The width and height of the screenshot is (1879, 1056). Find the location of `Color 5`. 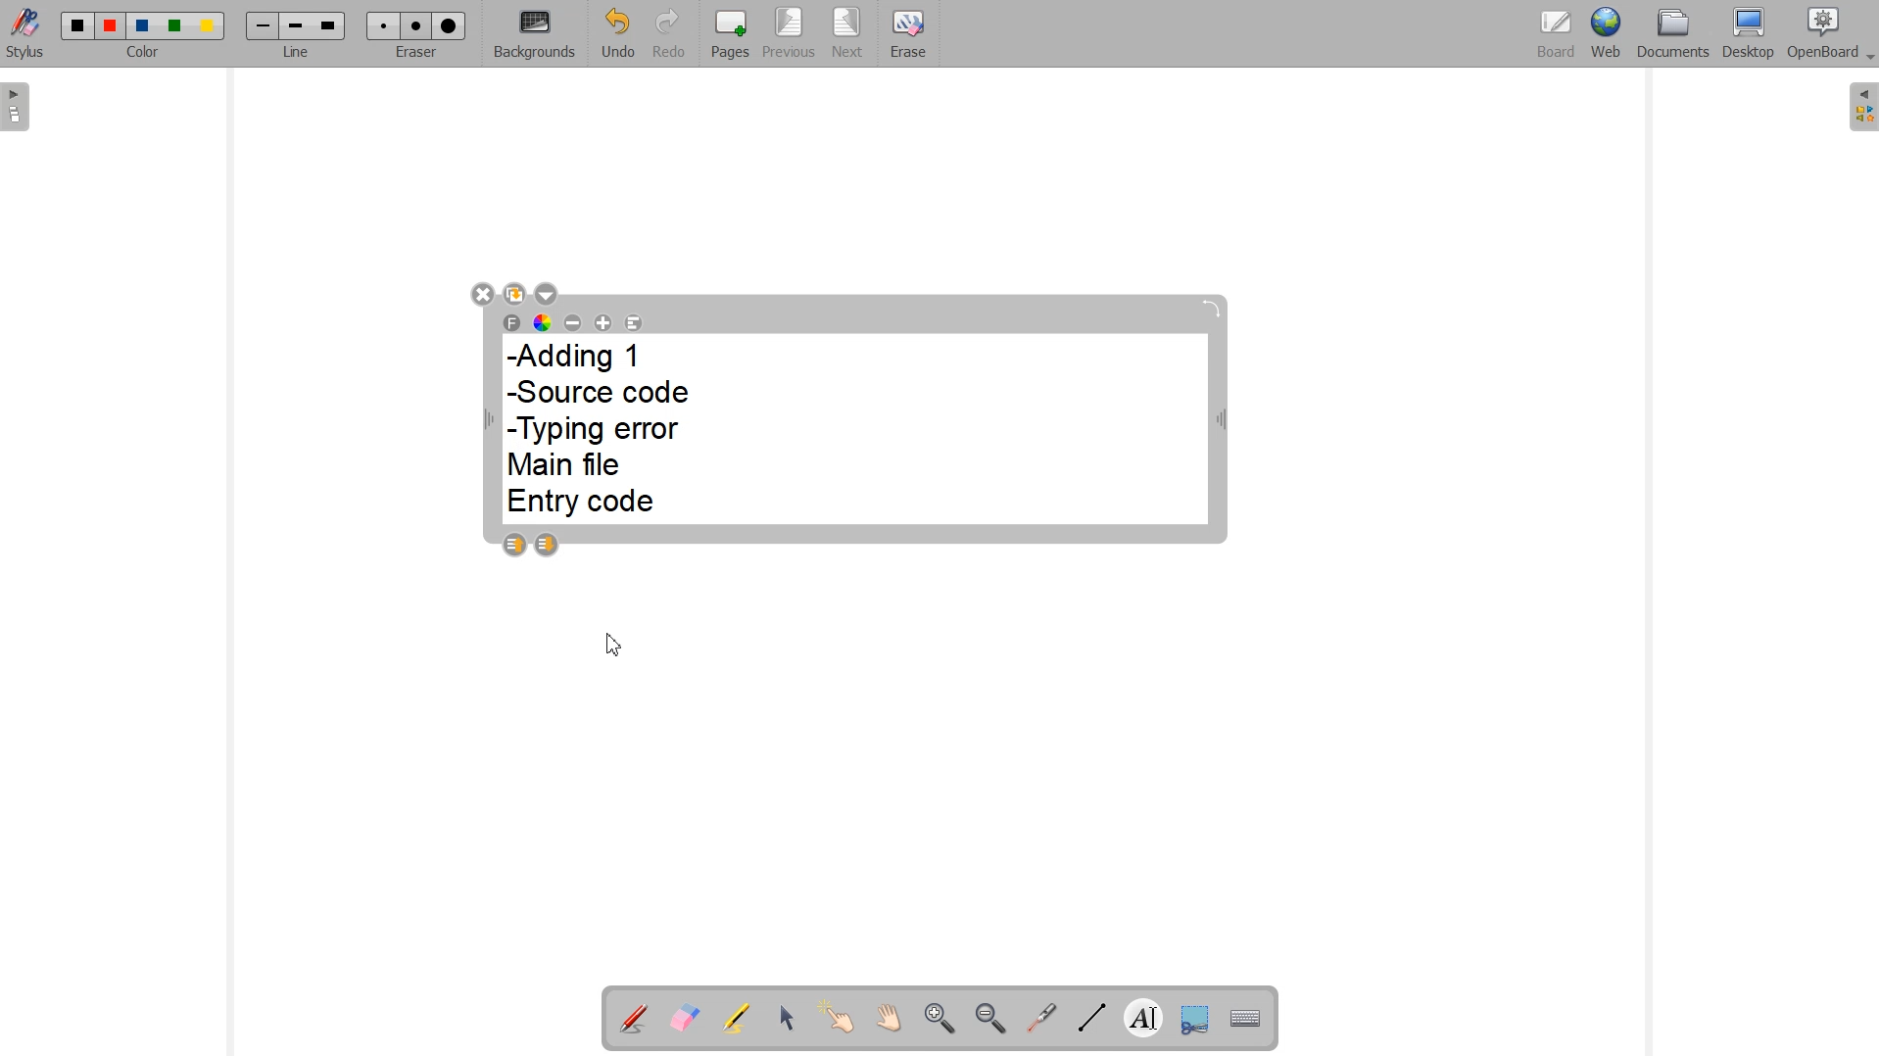

Color 5 is located at coordinates (209, 26).